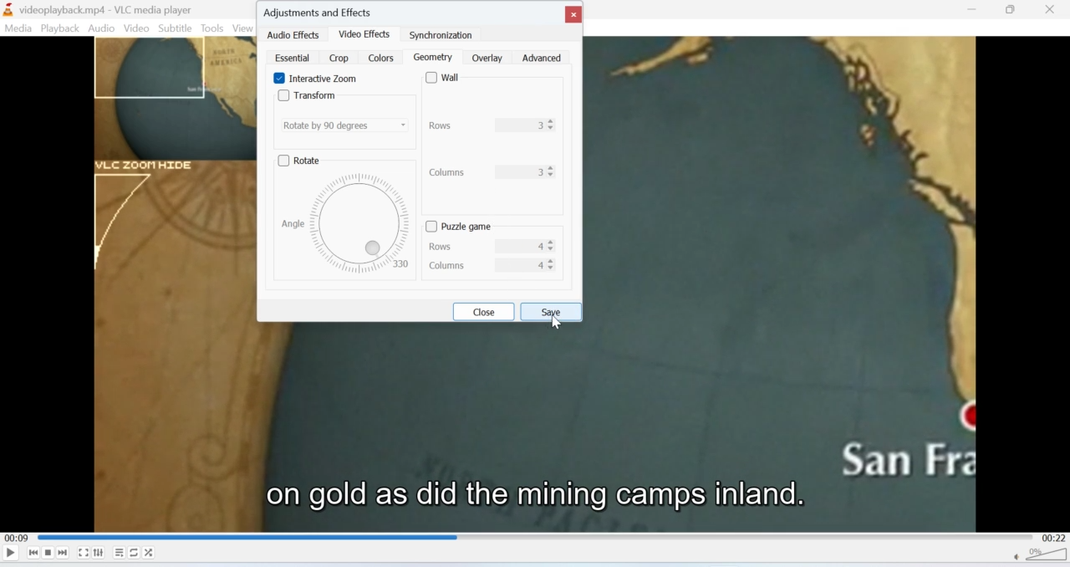 The height and width of the screenshot is (567, 1070). What do you see at coordinates (17, 28) in the screenshot?
I see `Media` at bounding box center [17, 28].